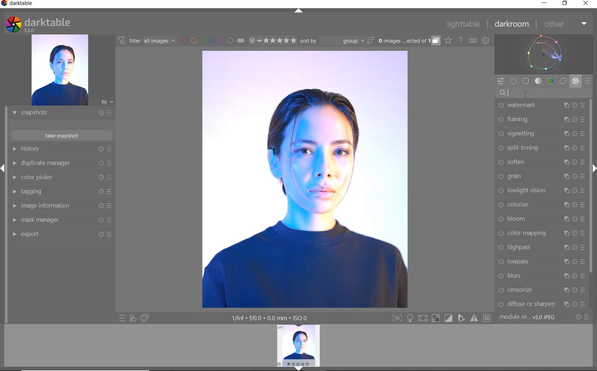  What do you see at coordinates (566, 4) in the screenshot?
I see `RESTORE` at bounding box center [566, 4].